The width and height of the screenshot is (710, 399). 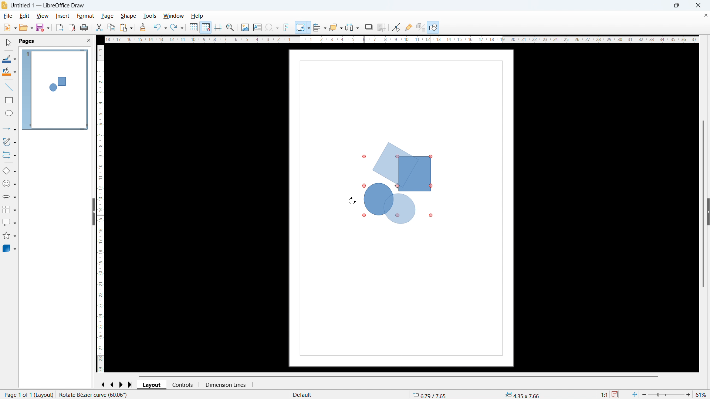 What do you see at coordinates (319, 27) in the screenshot?
I see `align ` at bounding box center [319, 27].